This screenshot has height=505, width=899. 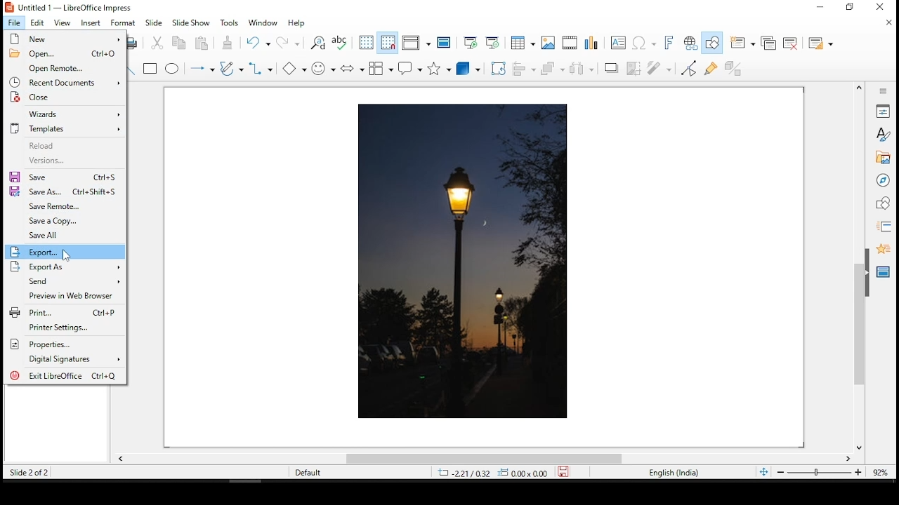 What do you see at coordinates (202, 43) in the screenshot?
I see `paste` at bounding box center [202, 43].